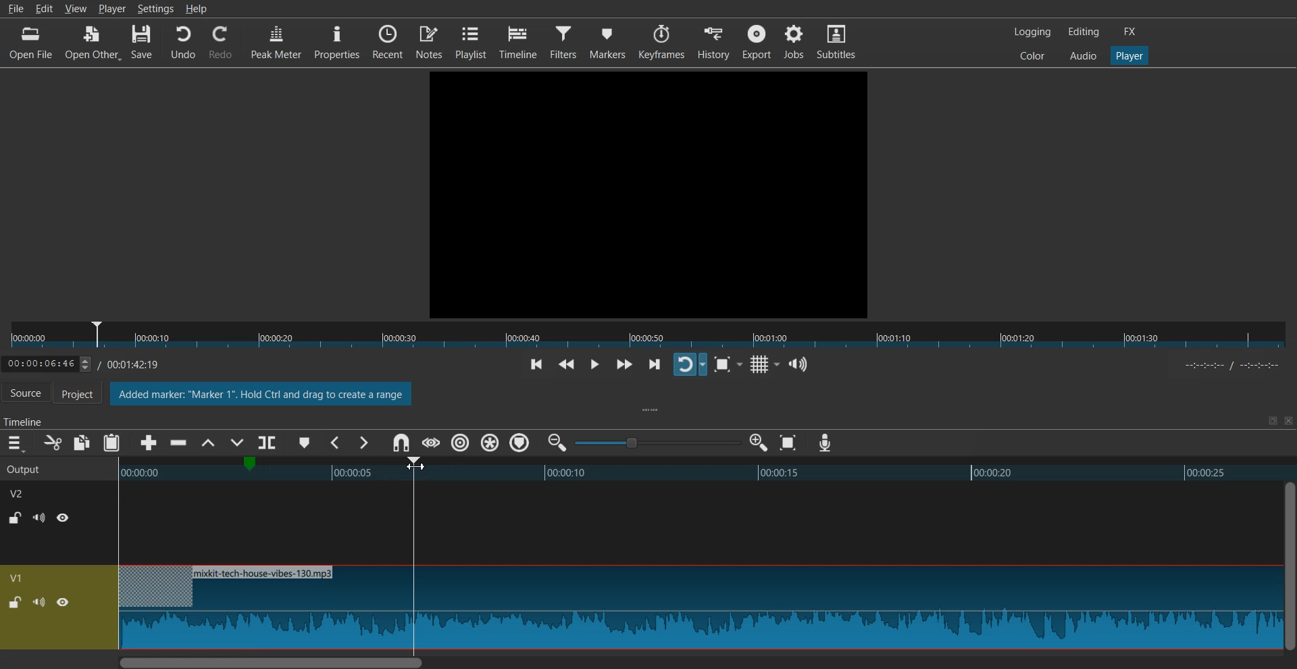  What do you see at coordinates (762, 365) in the screenshot?
I see `Toggle grid display on the player` at bounding box center [762, 365].